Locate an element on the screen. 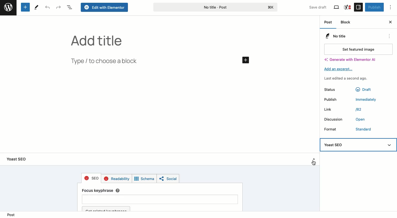 The height and width of the screenshot is (218, 397). Block is located at coordinates (347, 23).